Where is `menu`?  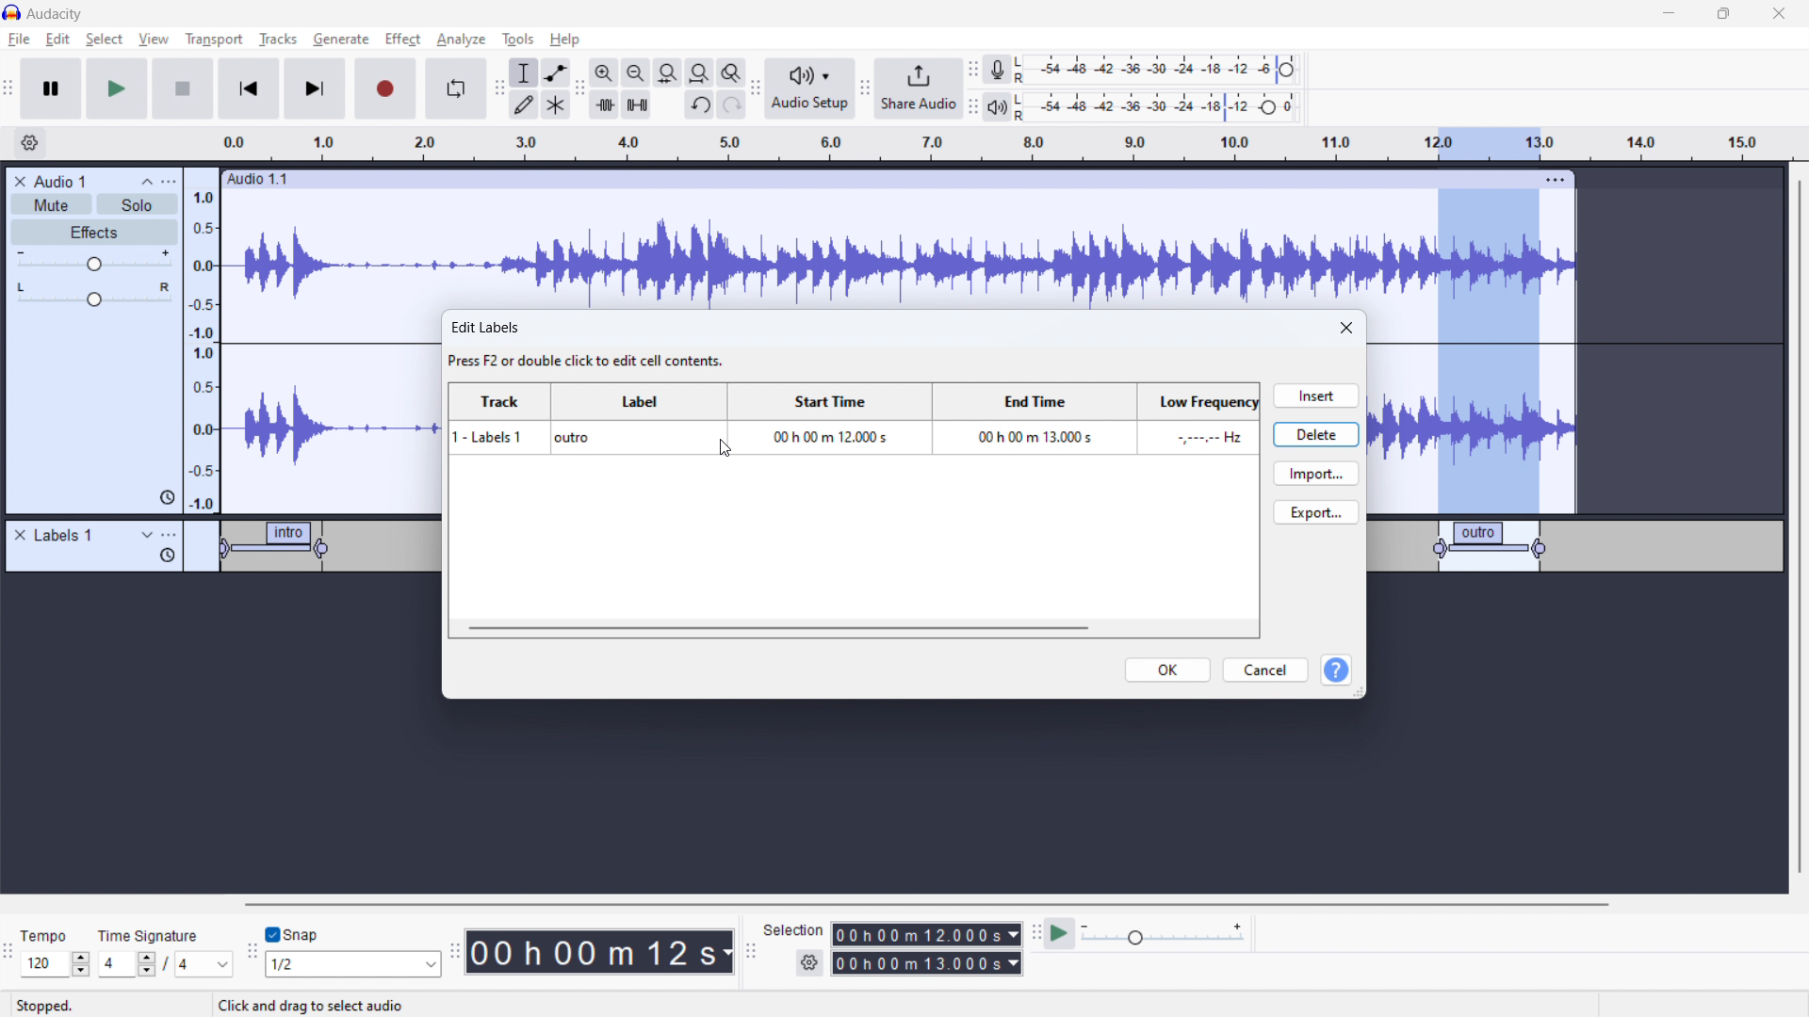 menu is located at coordinates (171, 182).